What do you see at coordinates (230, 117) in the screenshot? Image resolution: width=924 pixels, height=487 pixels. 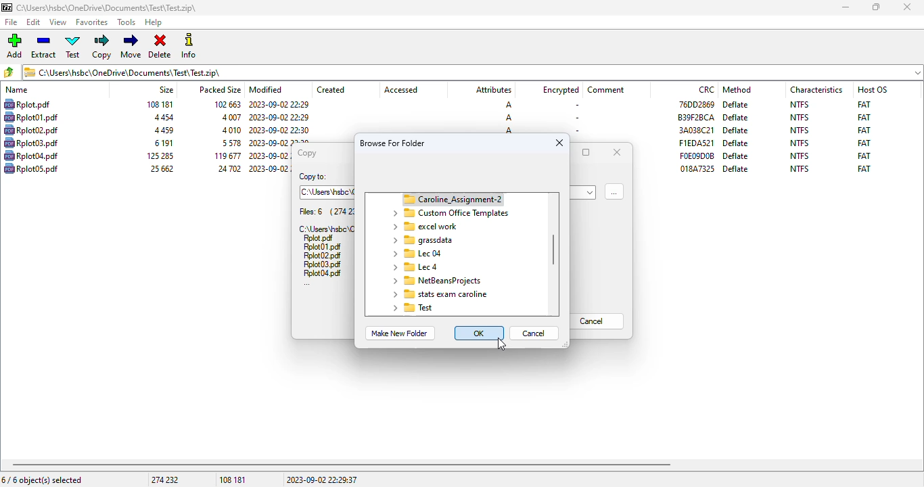 I see `packed size` at bounding box center [230, 117].